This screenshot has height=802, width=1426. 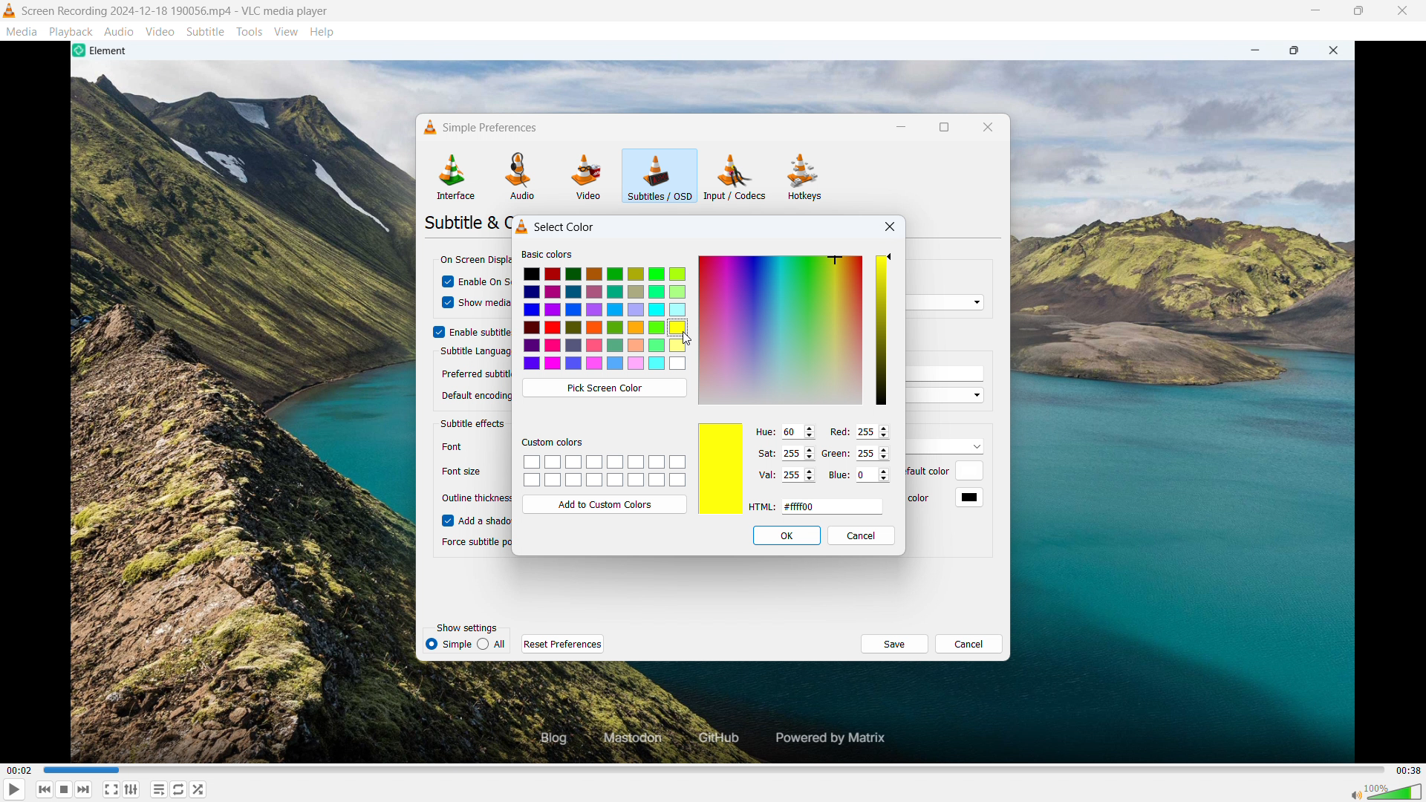 What do you see at coordinates (522, 176) in the screenshot?
I see `Audio ` at bounding box center [522, 176].